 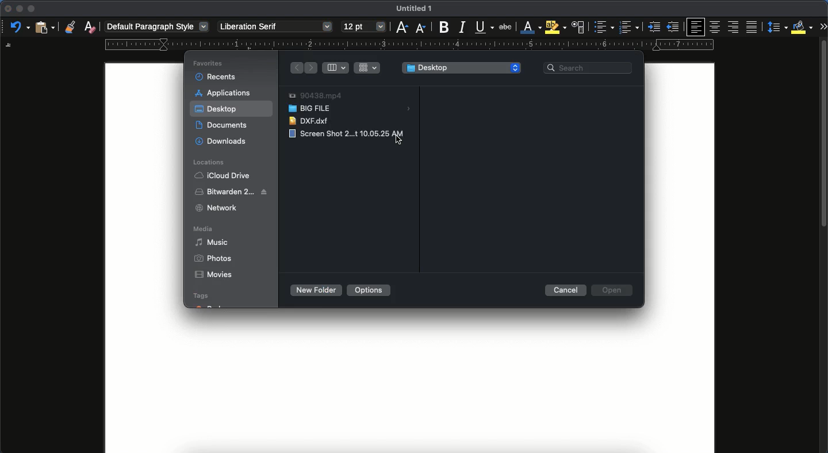 What do you see at coordinates (213, 275) in the screenshot?
I see `movies` at bounding box center [213, 275].